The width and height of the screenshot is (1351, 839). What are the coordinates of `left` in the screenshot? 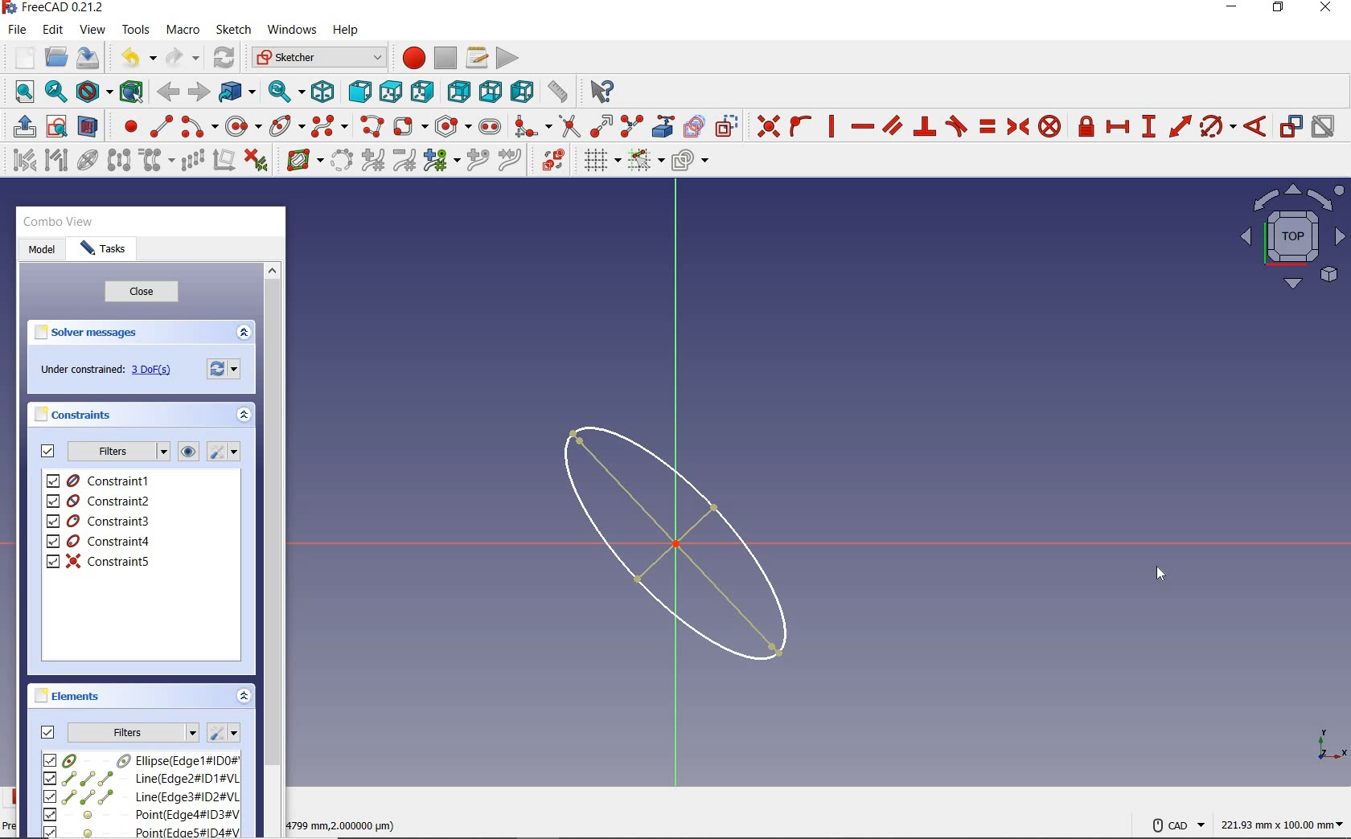 It's located at (523, 91).